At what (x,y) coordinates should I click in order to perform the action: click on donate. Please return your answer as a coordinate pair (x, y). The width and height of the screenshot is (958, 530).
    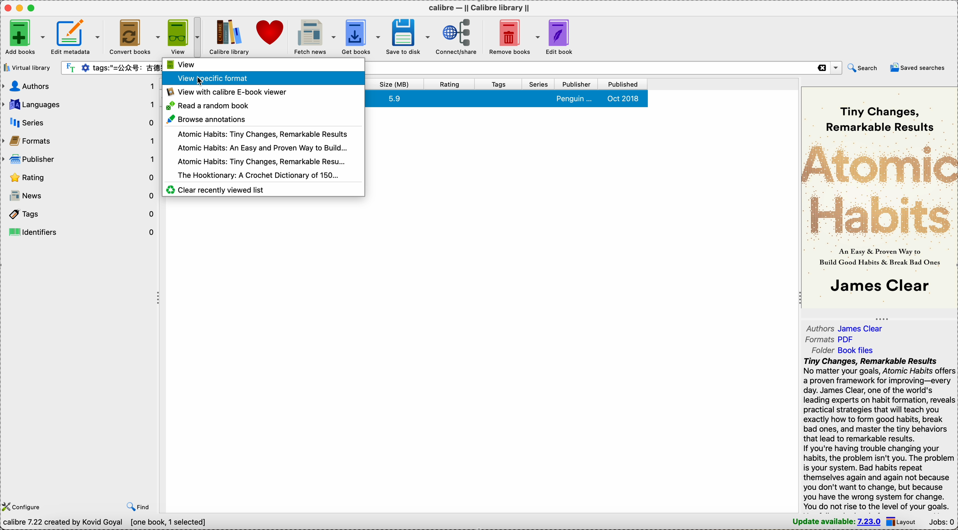
    Looking at the image, I should click on (271, 33).